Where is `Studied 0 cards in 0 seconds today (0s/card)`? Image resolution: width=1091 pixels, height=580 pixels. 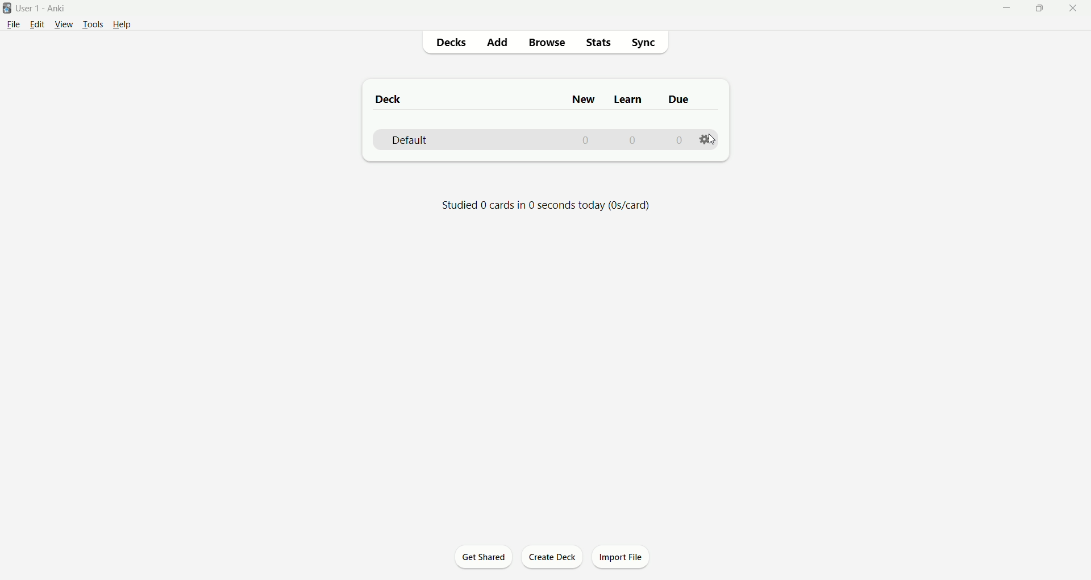
Studied 0 cards in 0 seconds today (0s/card) is located at coordinates (547, 206).